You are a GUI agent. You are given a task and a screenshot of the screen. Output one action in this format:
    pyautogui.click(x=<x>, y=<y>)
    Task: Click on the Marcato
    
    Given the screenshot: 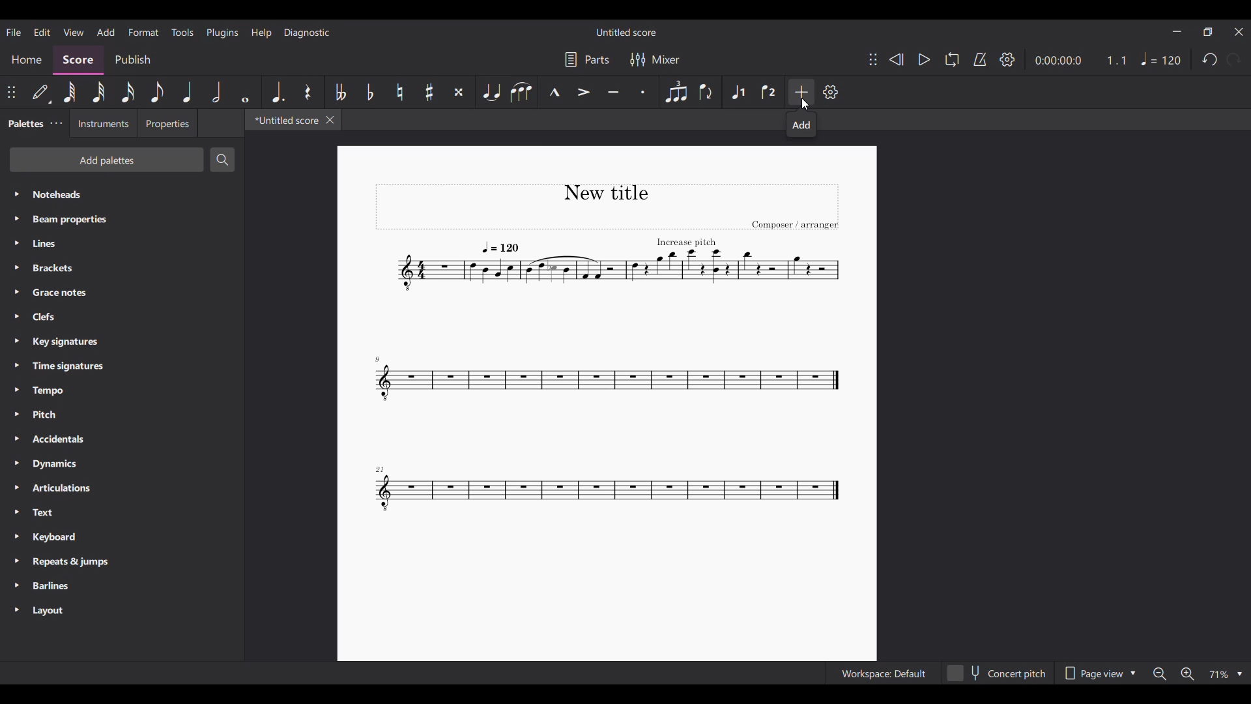 What is the action you would take?
    pyautogui.click(x=554, y=93)
    